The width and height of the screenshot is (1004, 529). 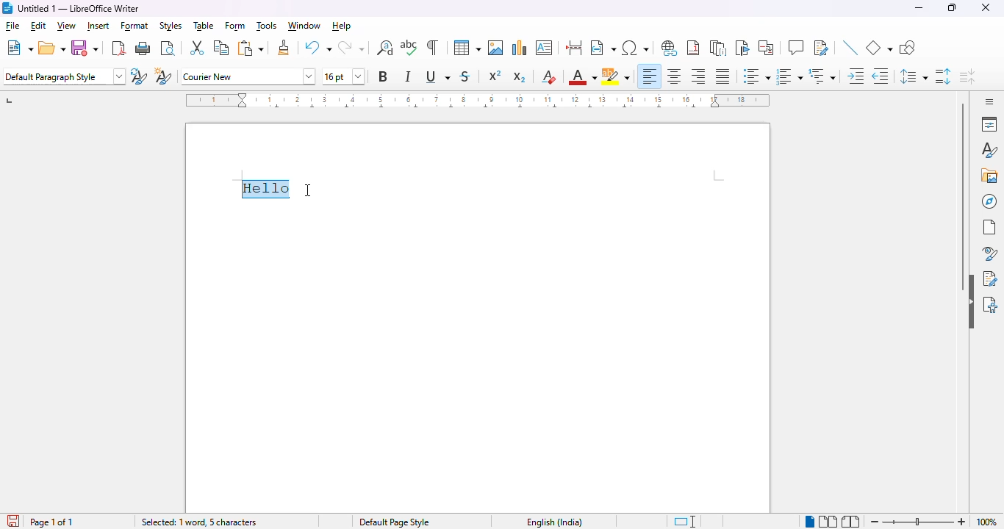 I want to click on save, so click(x=12, y=520).